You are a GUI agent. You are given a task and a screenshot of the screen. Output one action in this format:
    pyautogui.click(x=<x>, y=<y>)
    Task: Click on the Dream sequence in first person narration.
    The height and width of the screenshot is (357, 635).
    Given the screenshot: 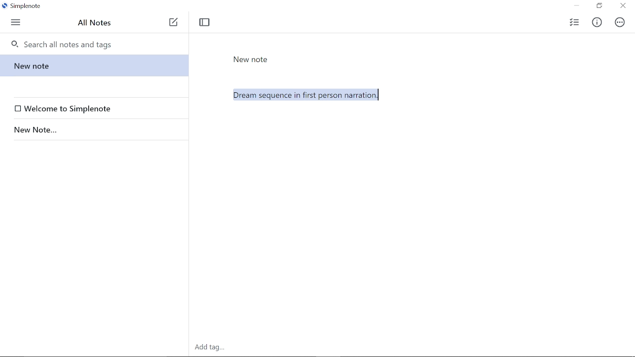 What is the action you would take?
    pyautogui.click(x=416, y=168)
    